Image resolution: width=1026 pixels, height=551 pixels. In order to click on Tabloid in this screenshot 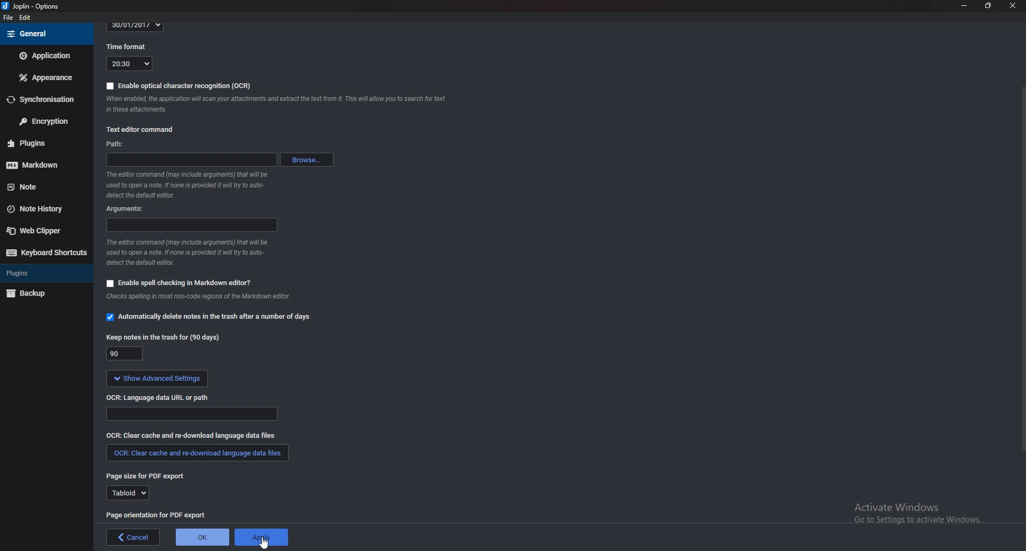, I will do `click(126, 493)`.